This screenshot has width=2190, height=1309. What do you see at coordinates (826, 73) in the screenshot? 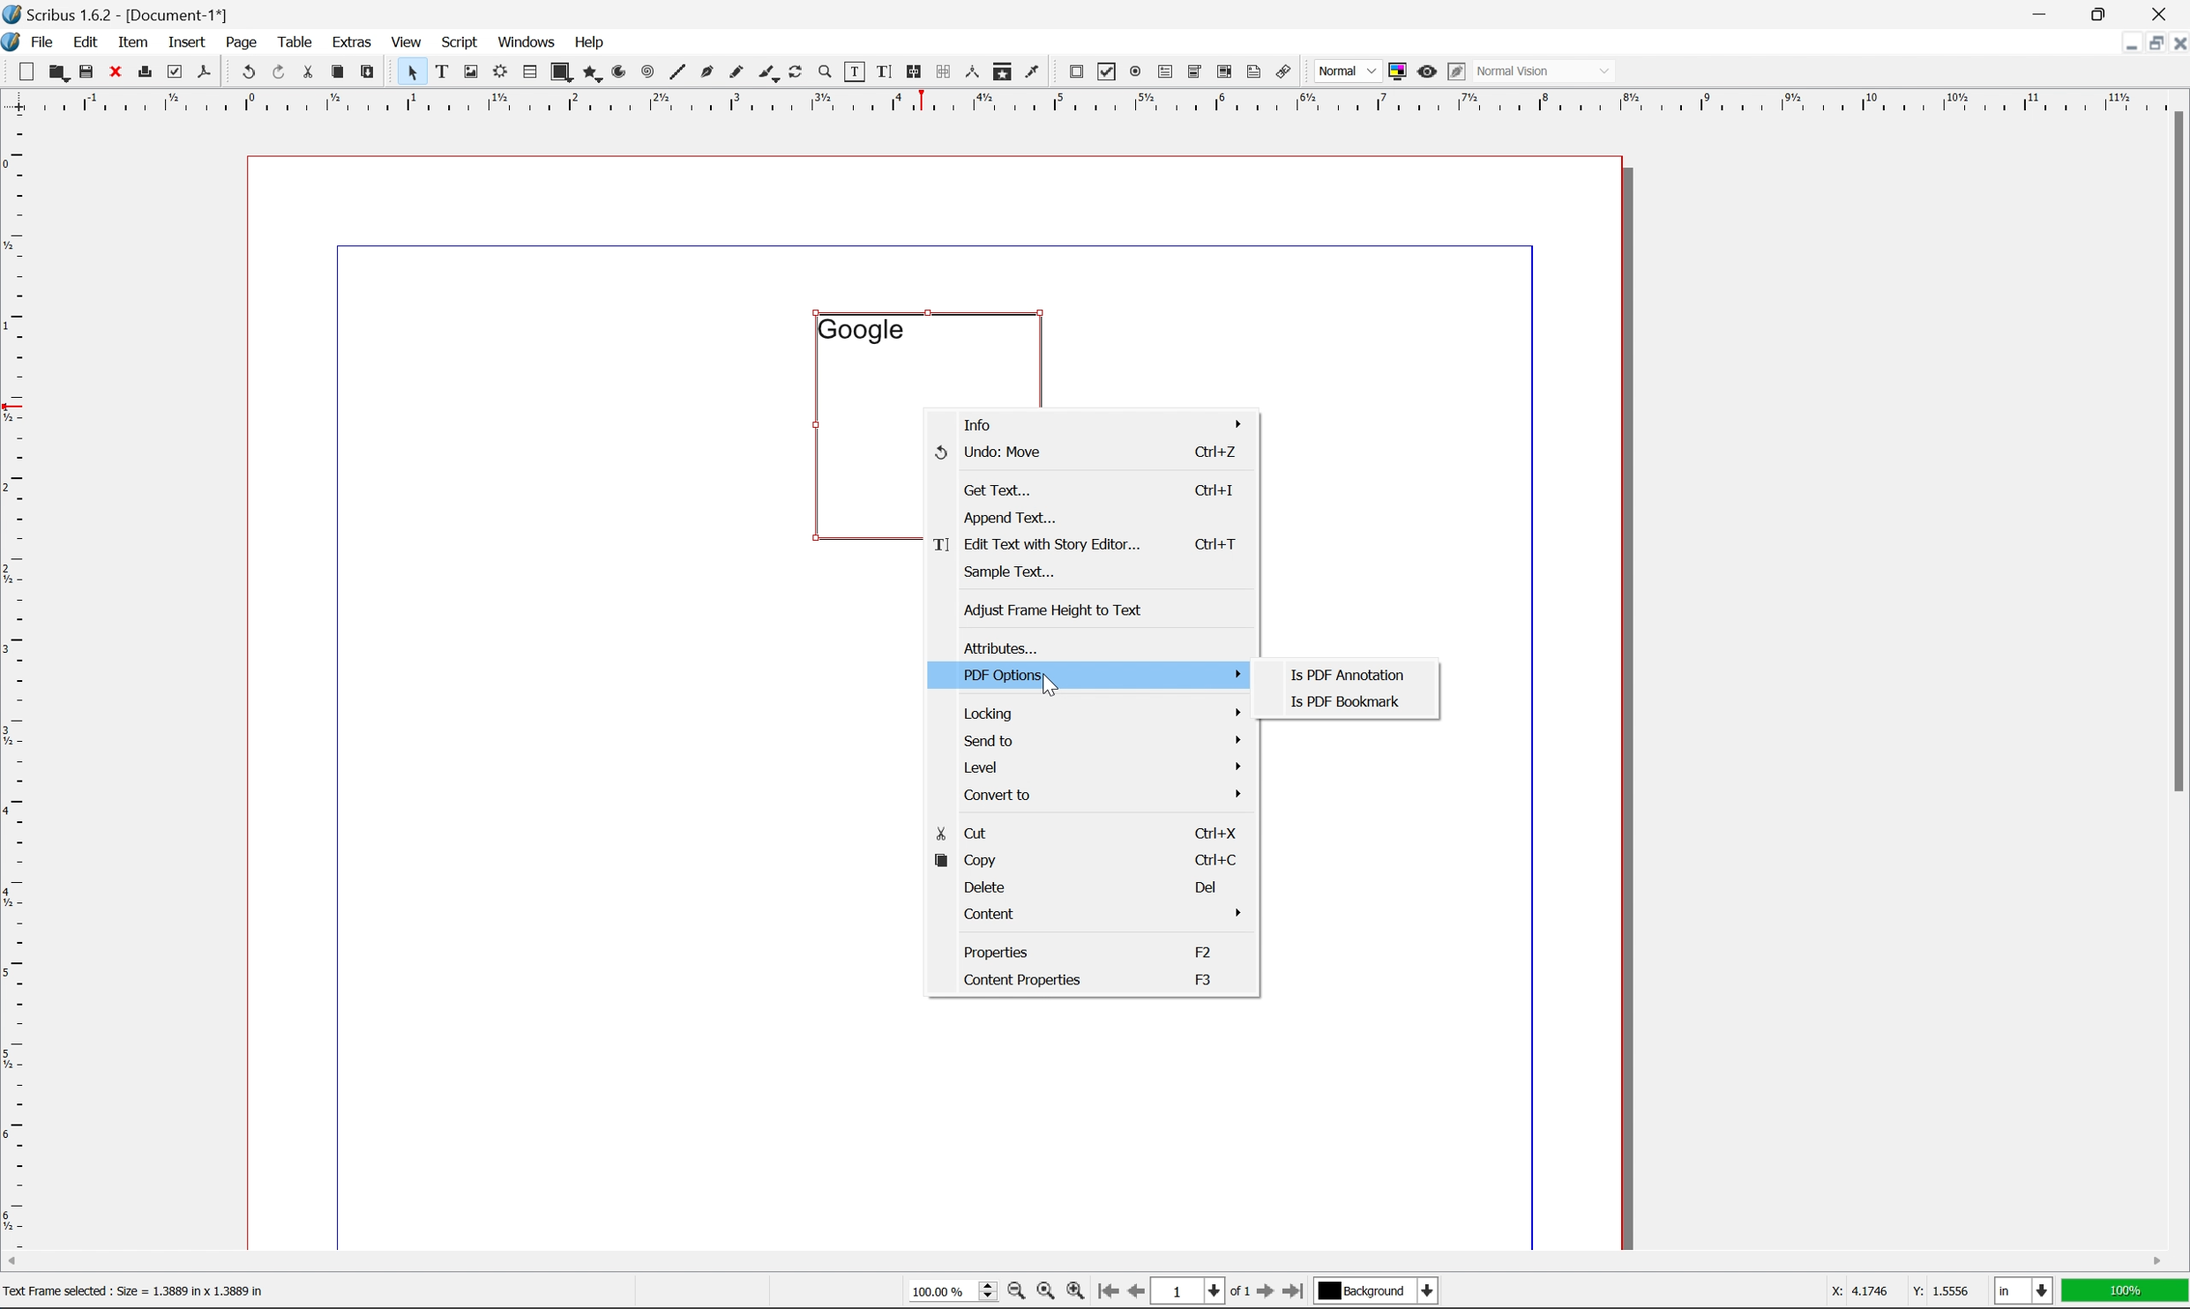
I see `zoom in or zoom out` at bounding box center [826, 73].